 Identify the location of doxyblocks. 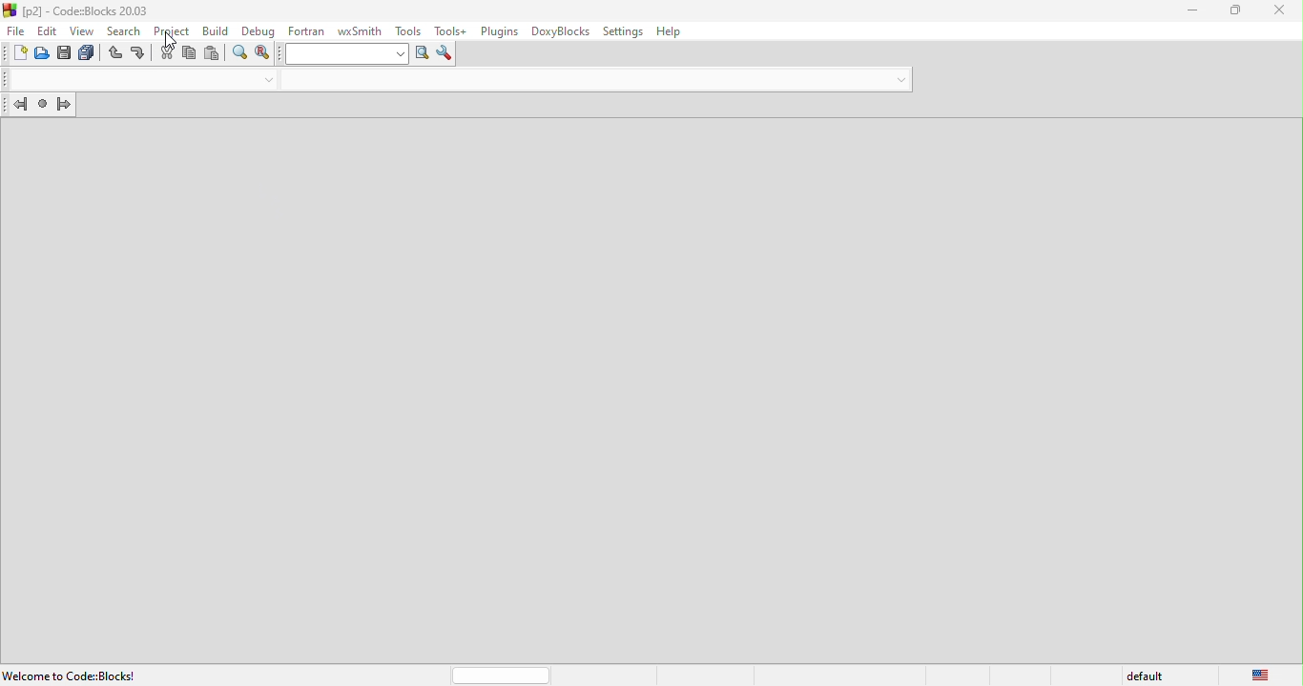
(557, 31).